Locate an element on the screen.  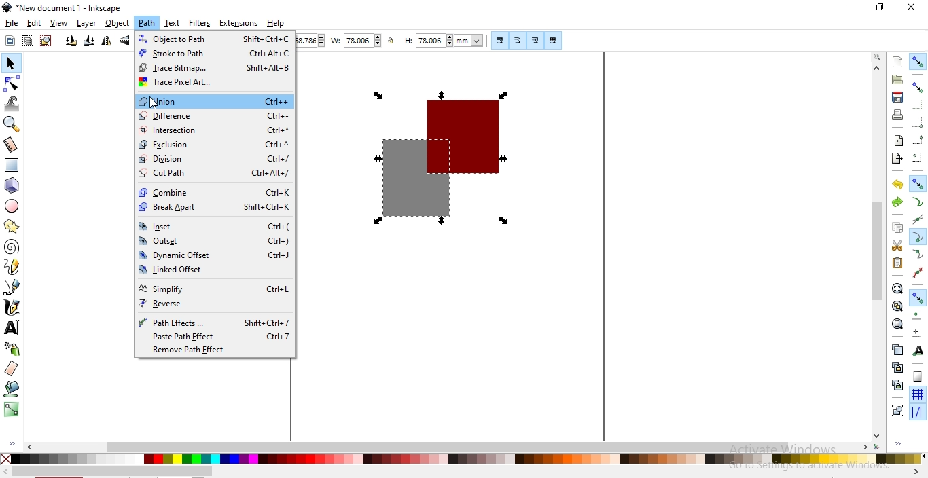
dynamic offset is located at coordinates (215, 255).